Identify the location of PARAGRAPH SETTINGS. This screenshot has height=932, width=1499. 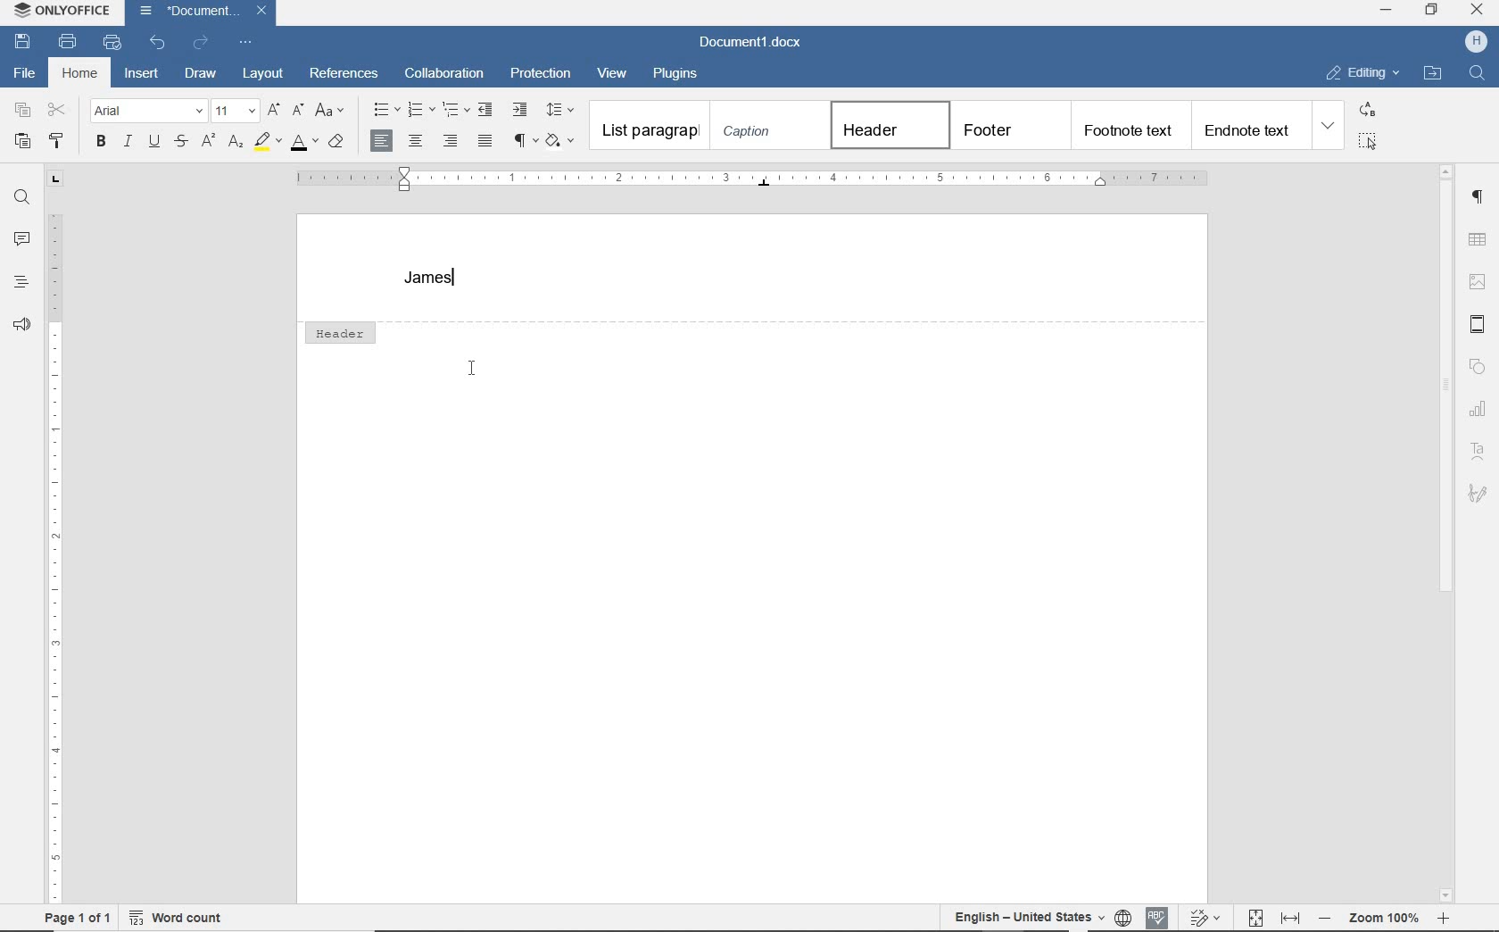
(1479, 197).